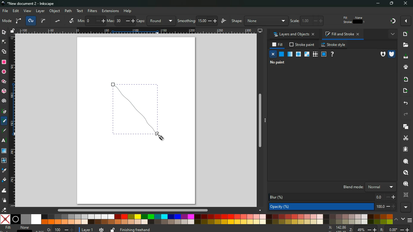 This screenshot has height=232, width=413. What do you see at coordinates (160, 137) in the screenshot?
I see `Cursor` at bounding box center [160, 137].